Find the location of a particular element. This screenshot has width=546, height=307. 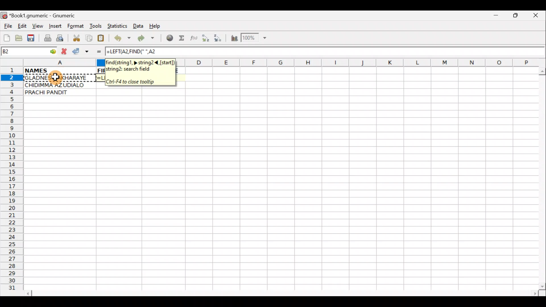

Tools is located at coordinates (96, 26).